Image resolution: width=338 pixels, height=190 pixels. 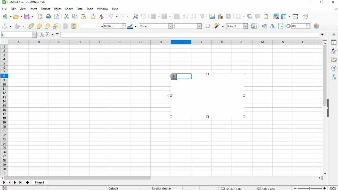 I want to click on Redo, so click(x=124, y=16).